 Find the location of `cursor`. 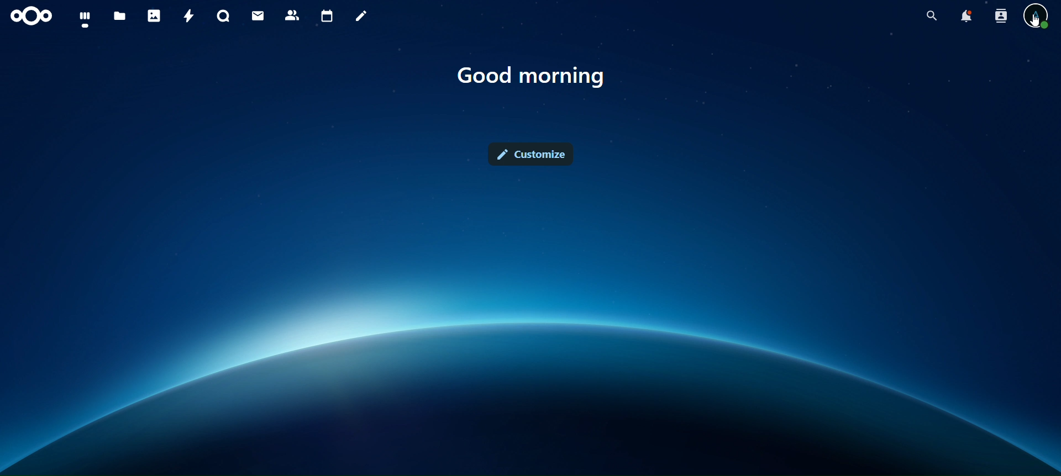

cursor is located at coordinates (1037, 24).